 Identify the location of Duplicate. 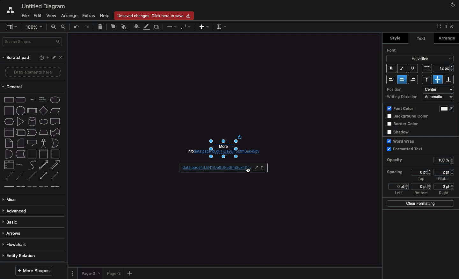
(157, 26).